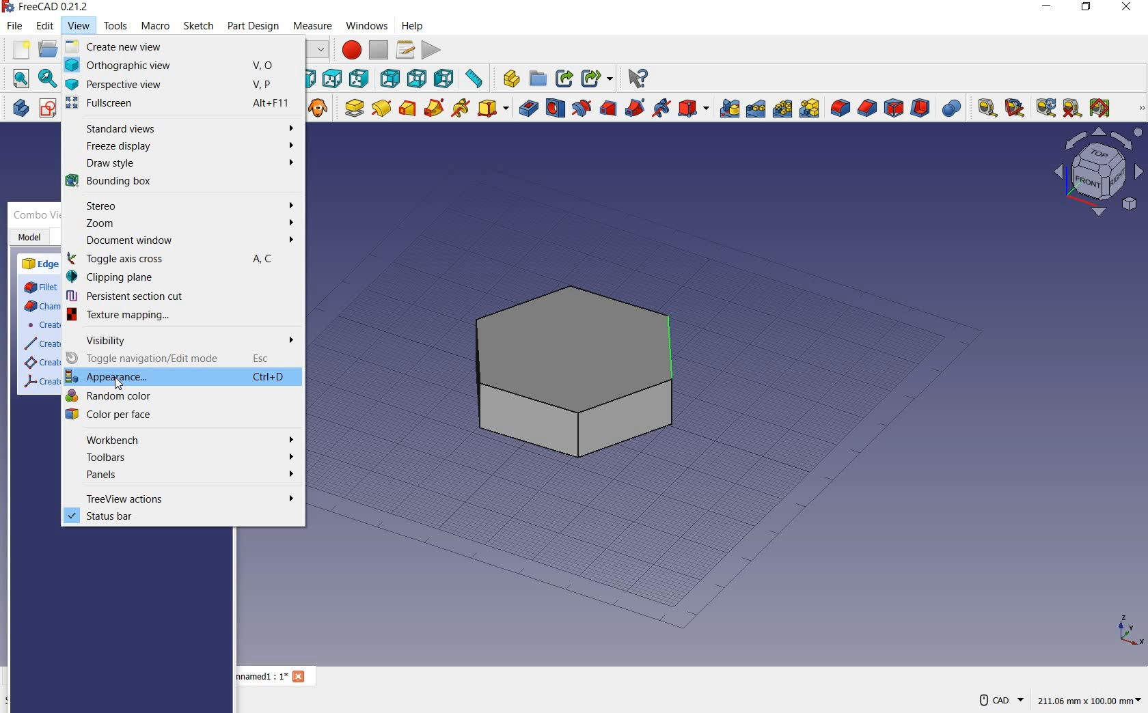  What do you see at coordinates (984, 109) in the screenshot?
I see `measure linear` at bounding box center [984, 109].